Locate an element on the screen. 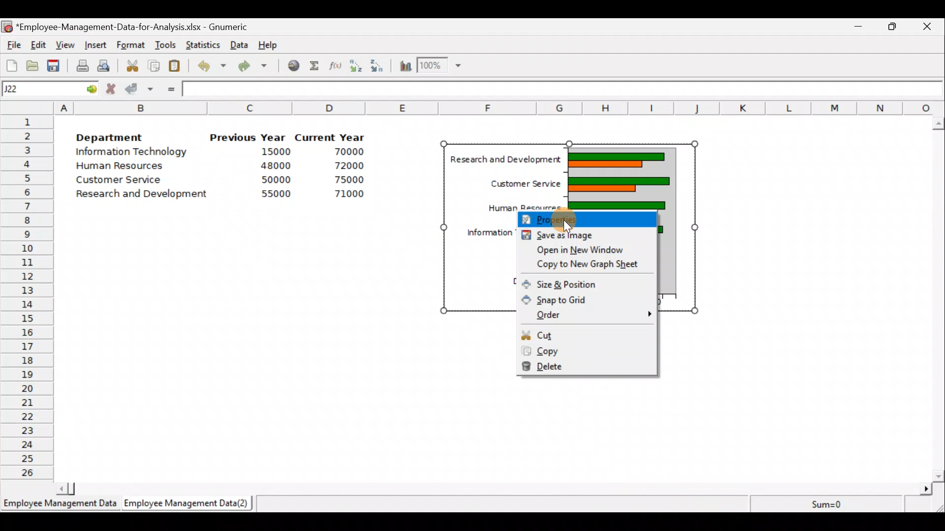  Enter formula is located at coordinates (169, 89).